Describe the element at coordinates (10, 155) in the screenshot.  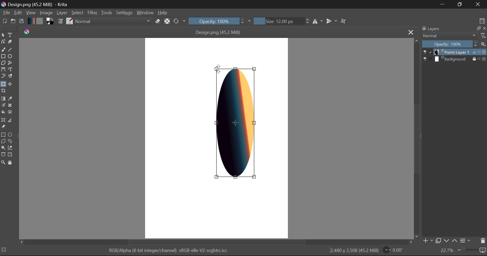
I see `Magnetic Selection` at that location.